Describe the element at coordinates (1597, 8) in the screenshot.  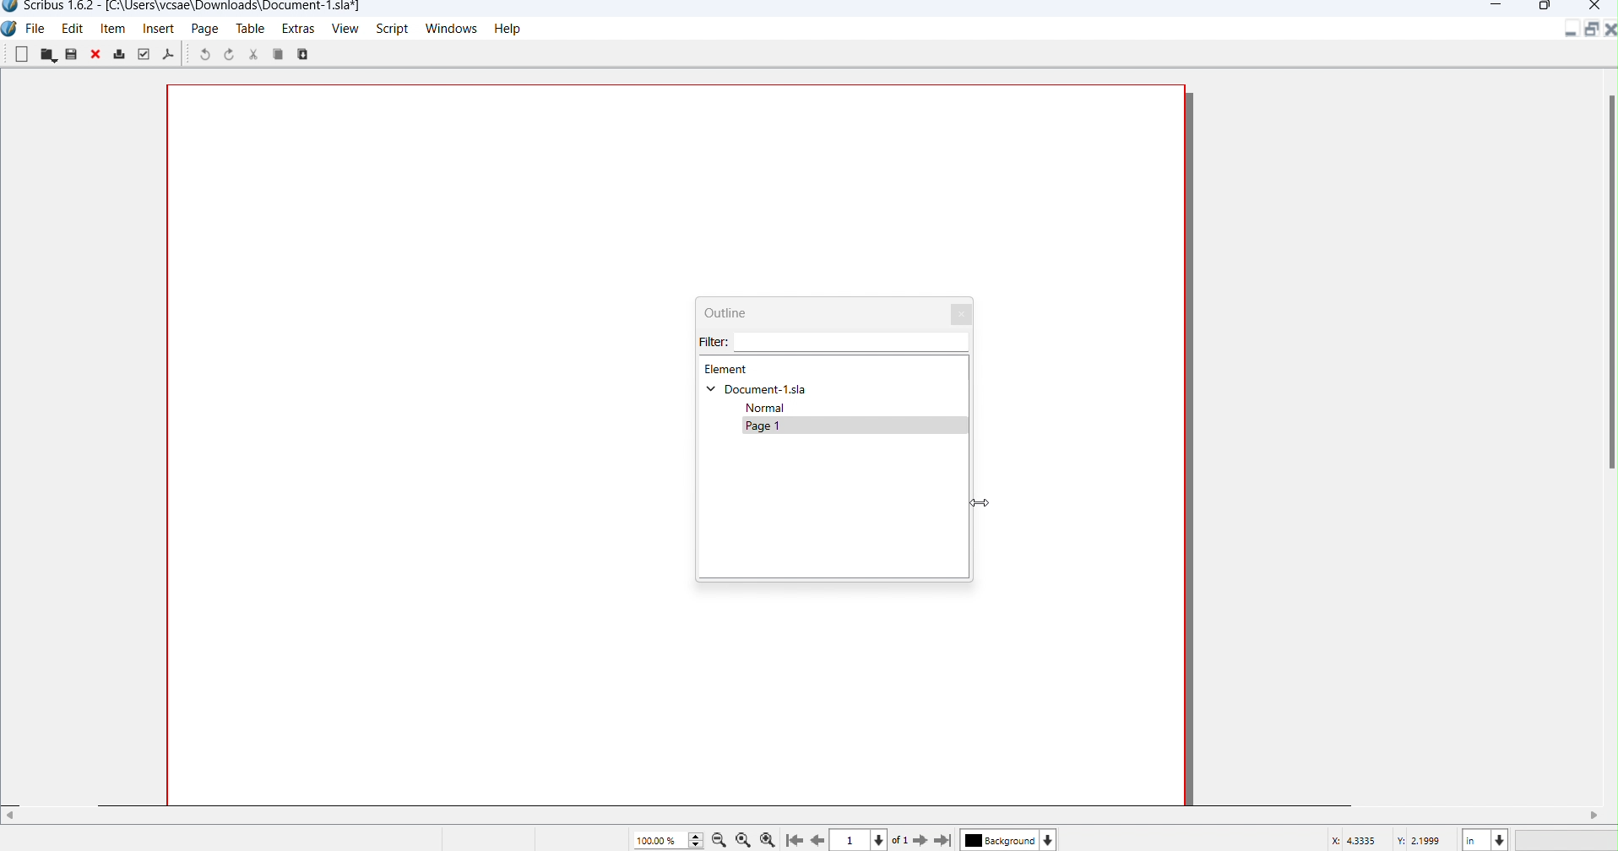
I see `Close` at that location.